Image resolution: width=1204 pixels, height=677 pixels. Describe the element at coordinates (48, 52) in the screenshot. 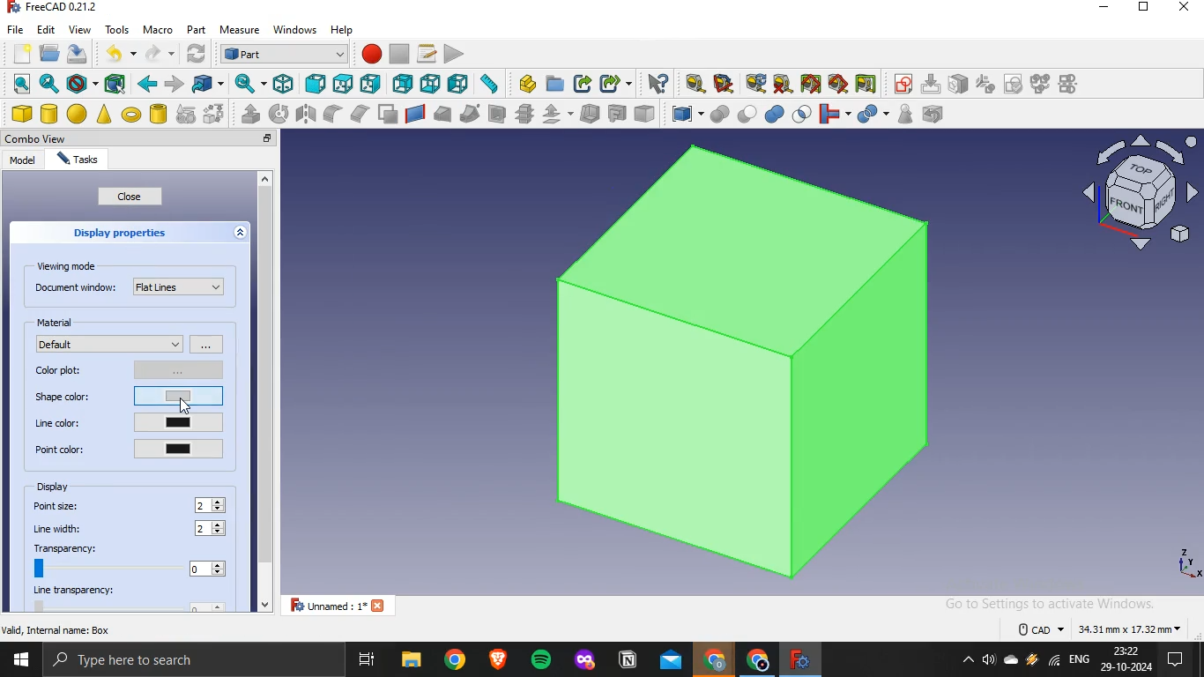

I see `open file` at that location.